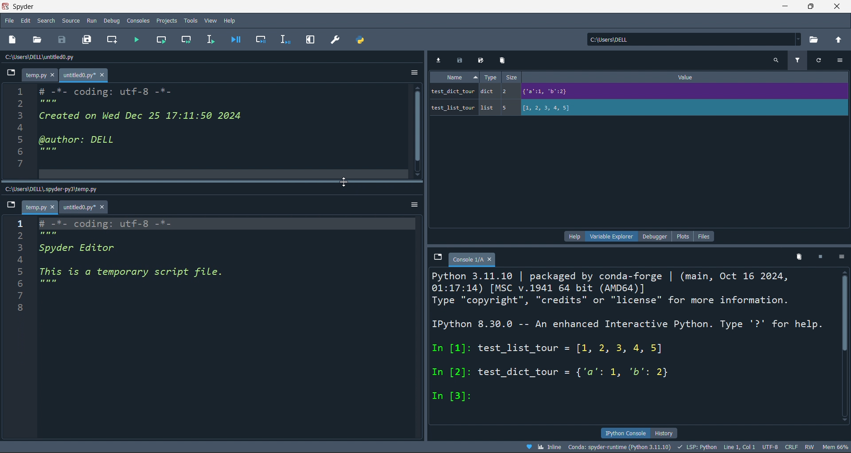 The width and height of the screenshot is (851, 453). What do you see at coordinates (137, 40) in the screenshot?
I see `run file` at bounding box center [137, 40].